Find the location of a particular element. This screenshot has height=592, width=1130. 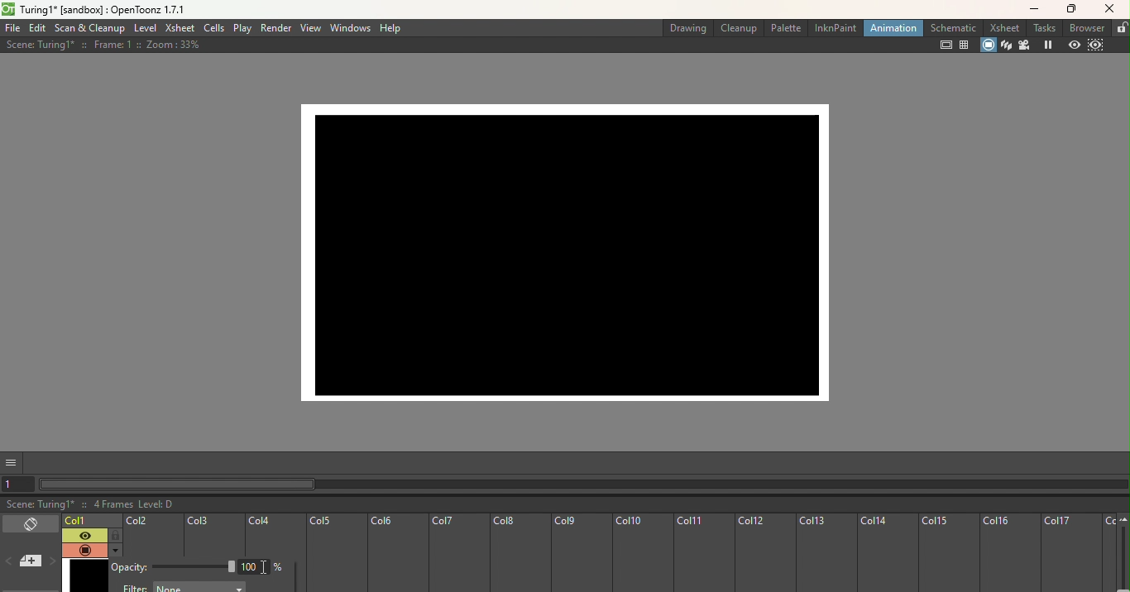

Minimize is located at coordinates (1031, 12).